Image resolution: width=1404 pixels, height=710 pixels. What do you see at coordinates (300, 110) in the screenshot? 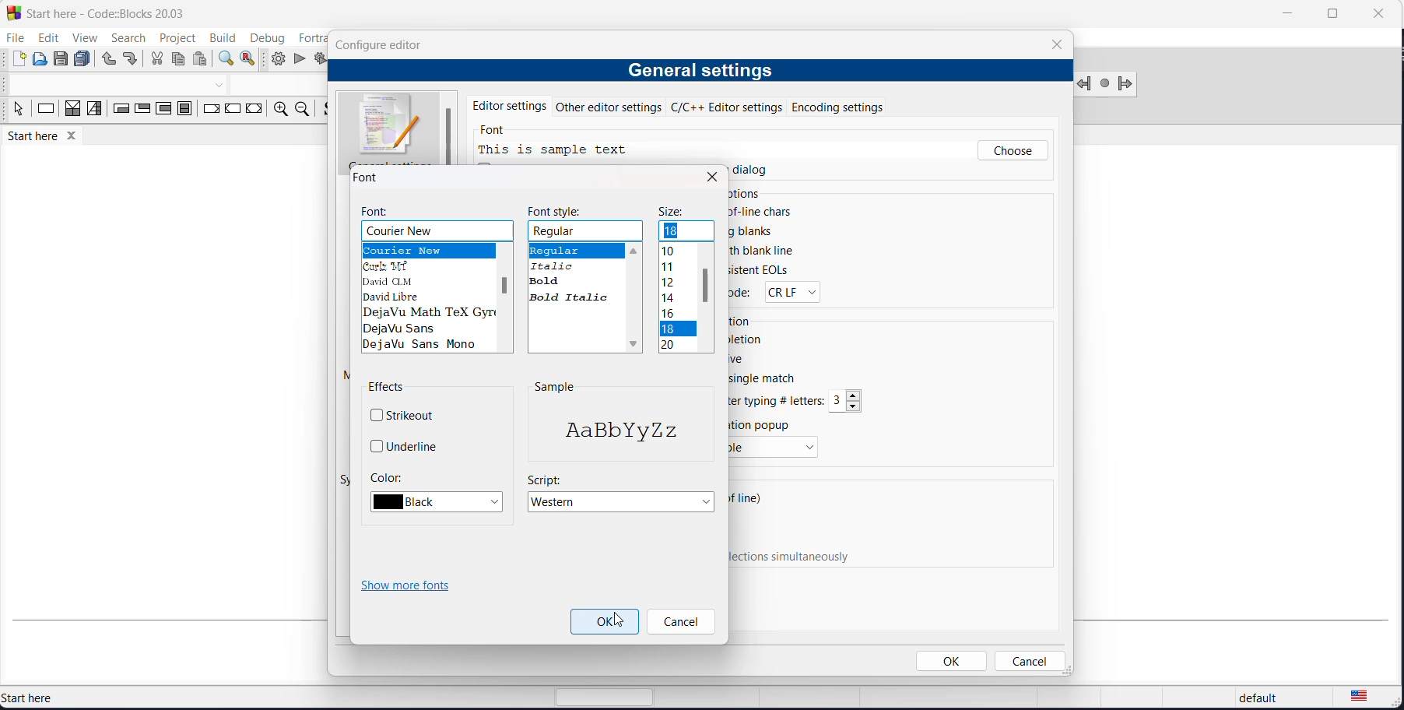
I see `zoom out` at bounding box center [300, 110].